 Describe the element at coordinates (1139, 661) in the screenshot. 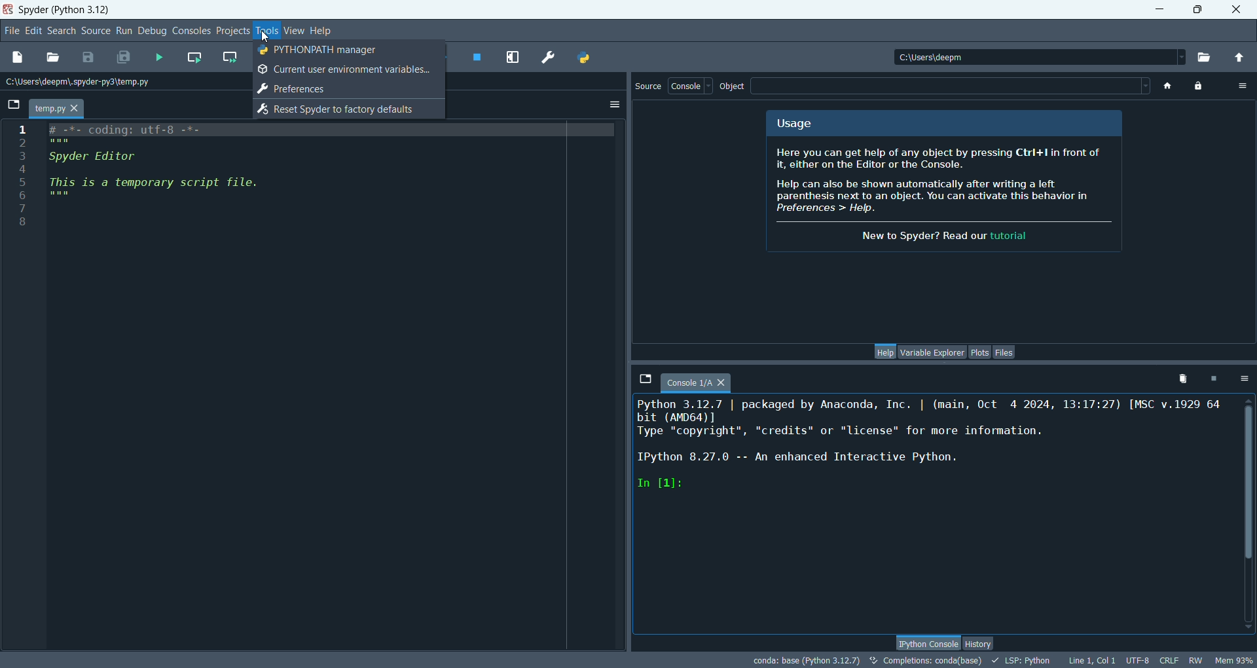

I see `UTF` at that location.